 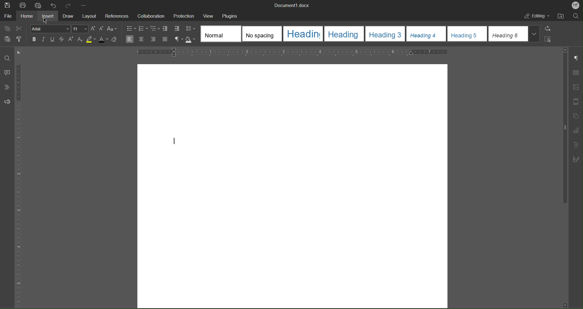 What do you see at coordinates (93, 29) in the screenshot?
I see `Increase font` at bounding box center [93, 29].